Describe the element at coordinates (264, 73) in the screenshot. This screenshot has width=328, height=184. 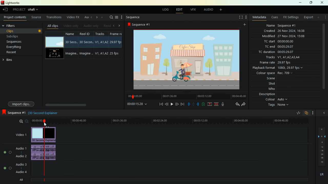
I see `colour space` at that location.